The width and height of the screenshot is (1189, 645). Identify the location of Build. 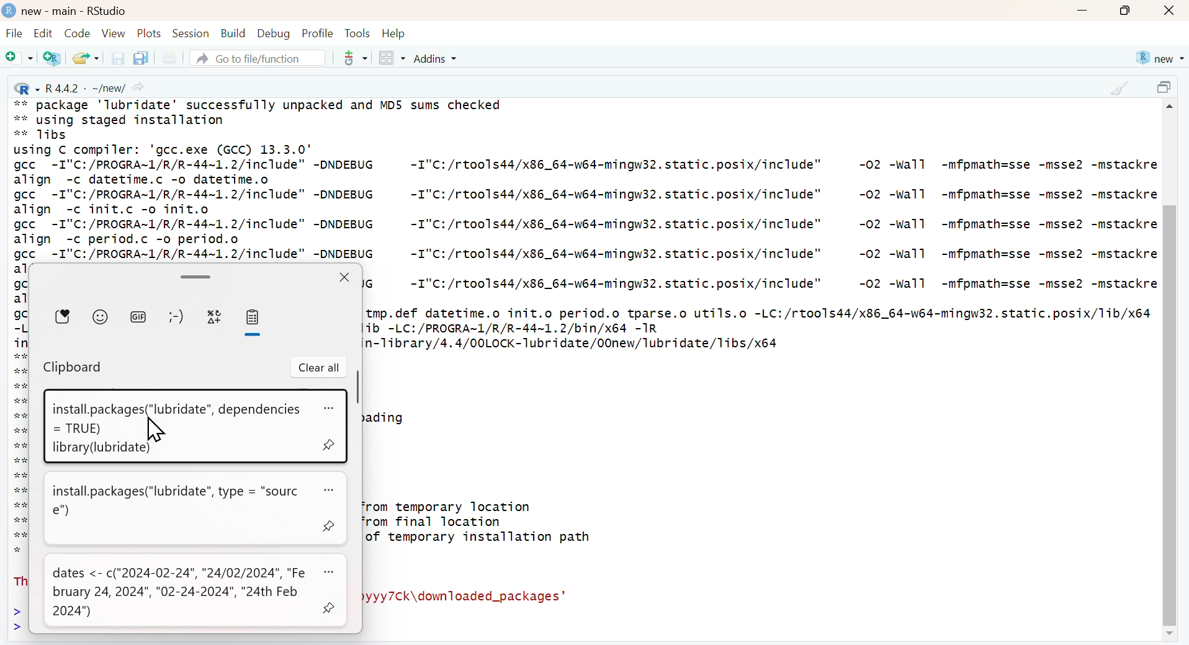
(233, 33).